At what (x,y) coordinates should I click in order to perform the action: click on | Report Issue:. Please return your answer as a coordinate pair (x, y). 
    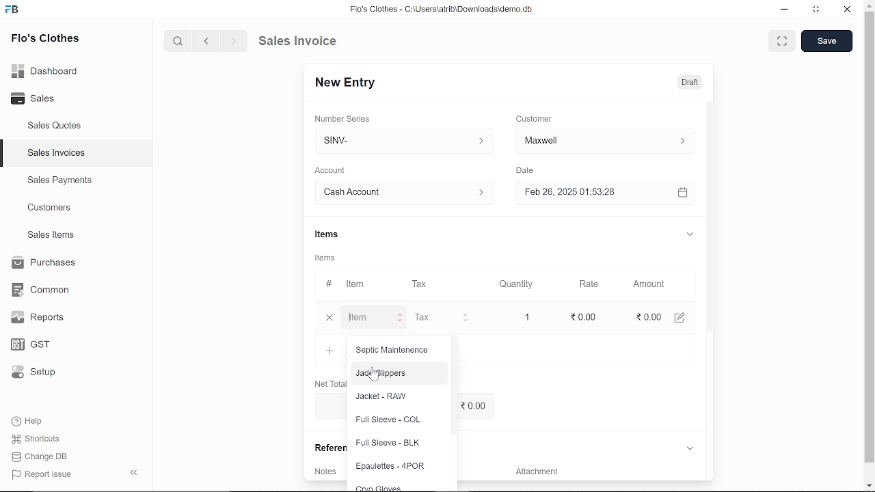
    Looking at the image, I should click on (44, 474).